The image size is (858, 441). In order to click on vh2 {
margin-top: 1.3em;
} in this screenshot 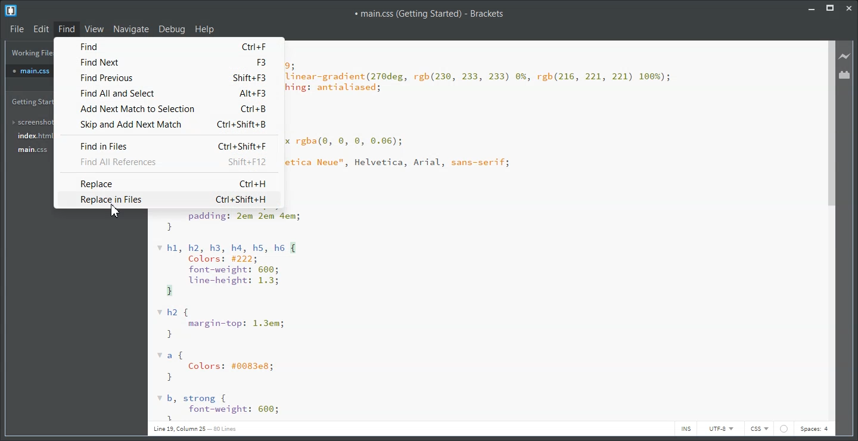, I will do `click(223, 324)`.